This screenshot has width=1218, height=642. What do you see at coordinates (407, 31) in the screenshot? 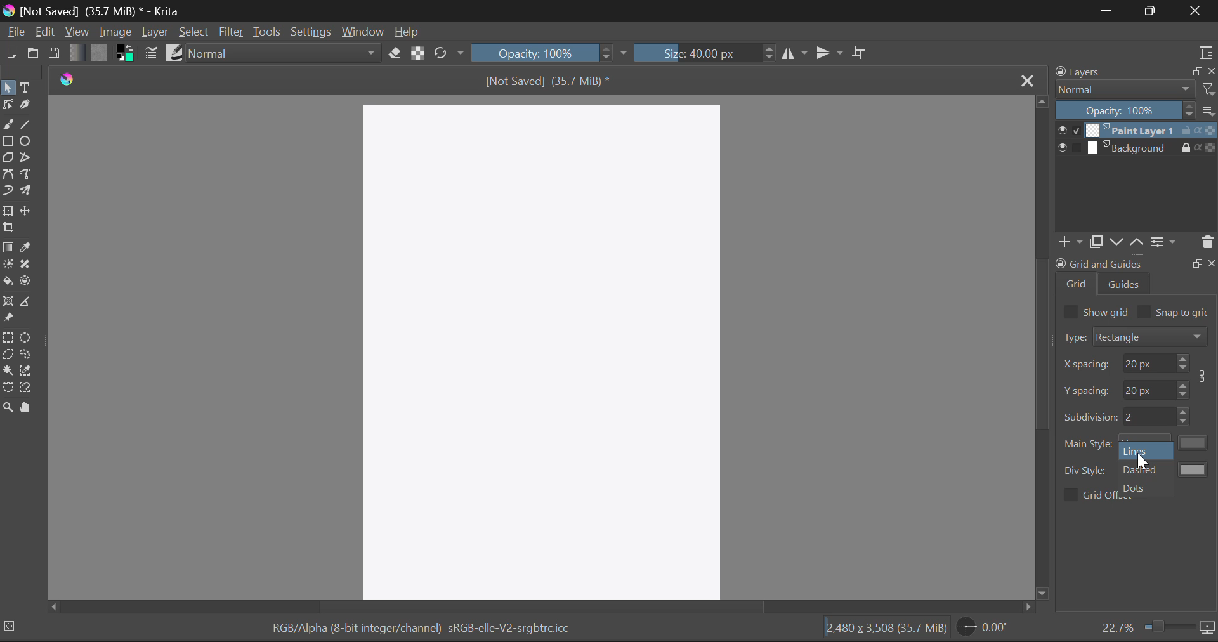
I see `Help` at bounding box center [407, 31].